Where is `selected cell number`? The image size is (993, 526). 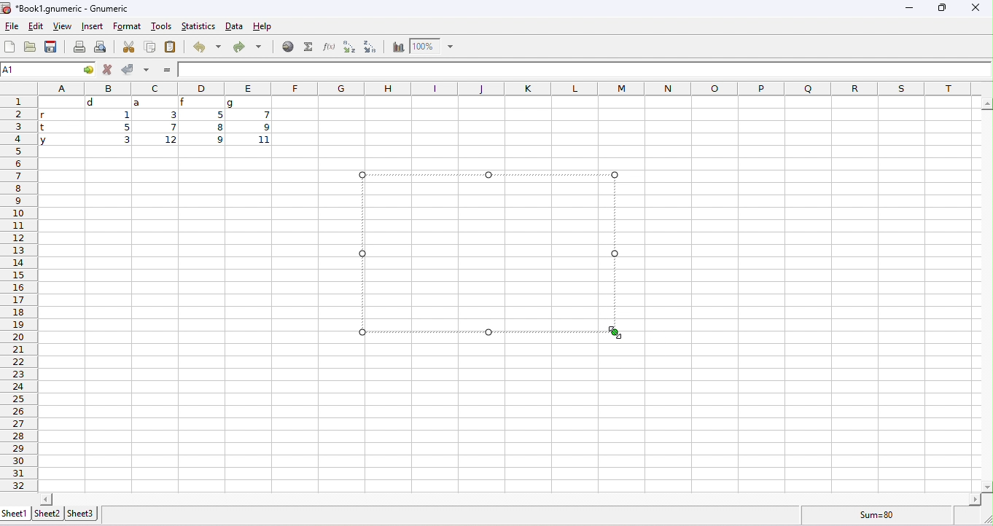 selected cell number is located at coordinates (38, 70).